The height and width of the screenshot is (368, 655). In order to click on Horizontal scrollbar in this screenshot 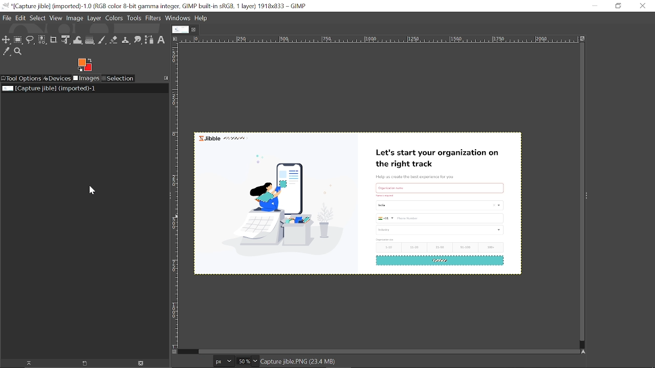, I will do `click(387, 351)`.